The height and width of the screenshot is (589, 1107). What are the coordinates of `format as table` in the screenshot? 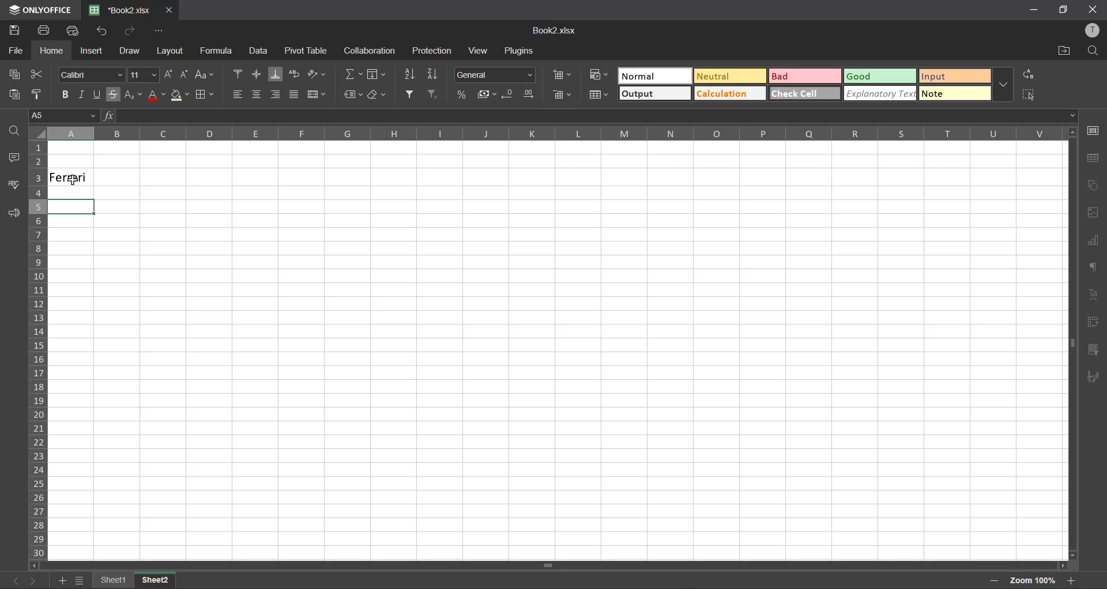 It's located at (598, 95).